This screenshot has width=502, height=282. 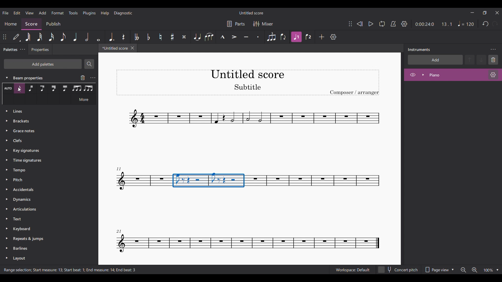 I want to click on Brackets, so click(x=47, y=122).